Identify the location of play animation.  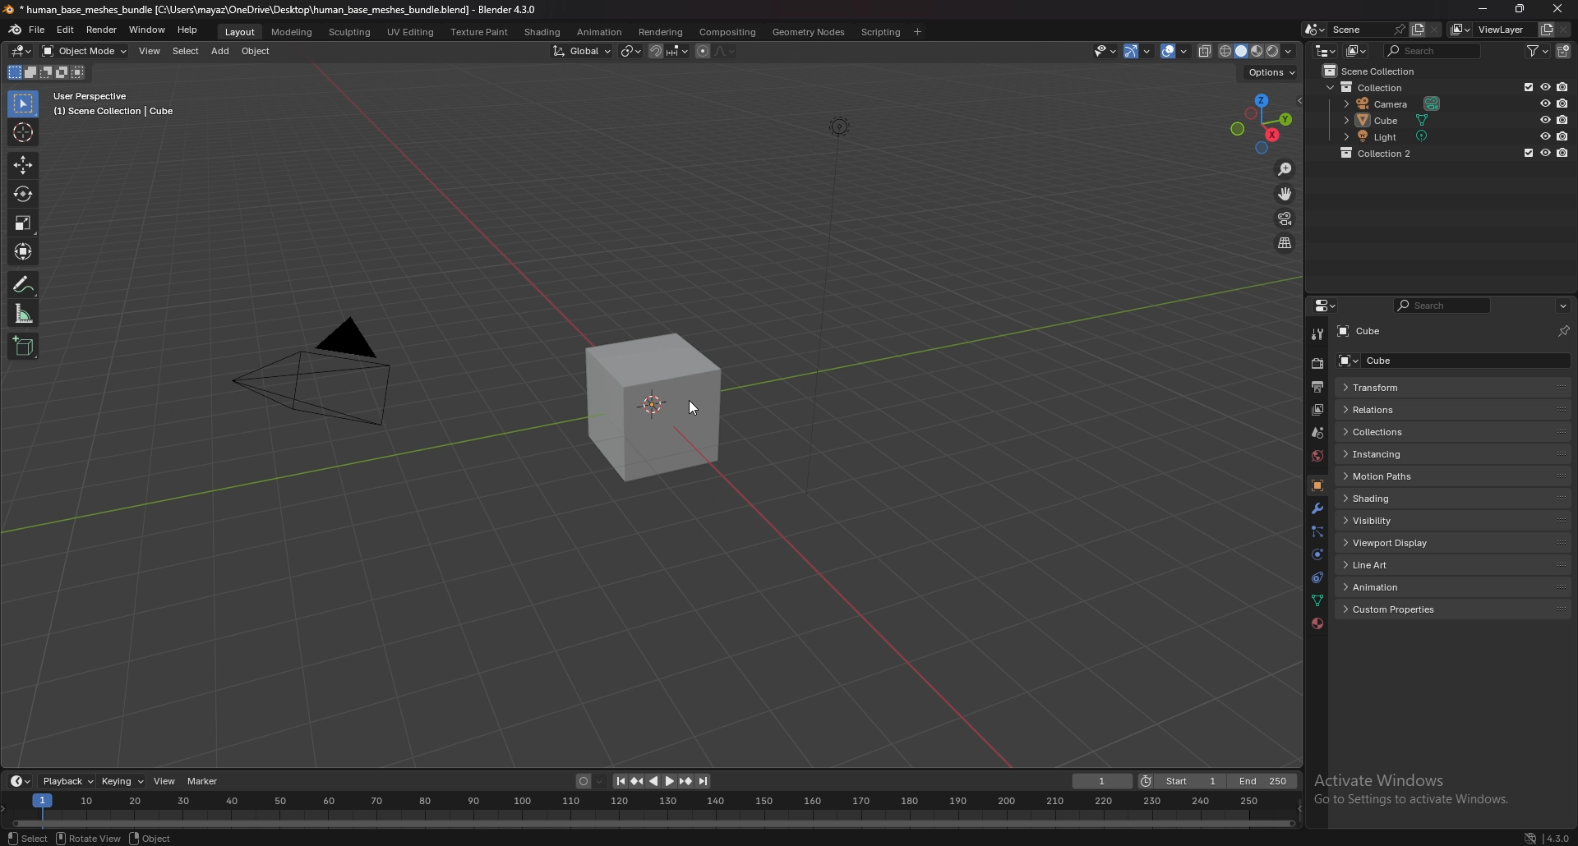
(662, 781).